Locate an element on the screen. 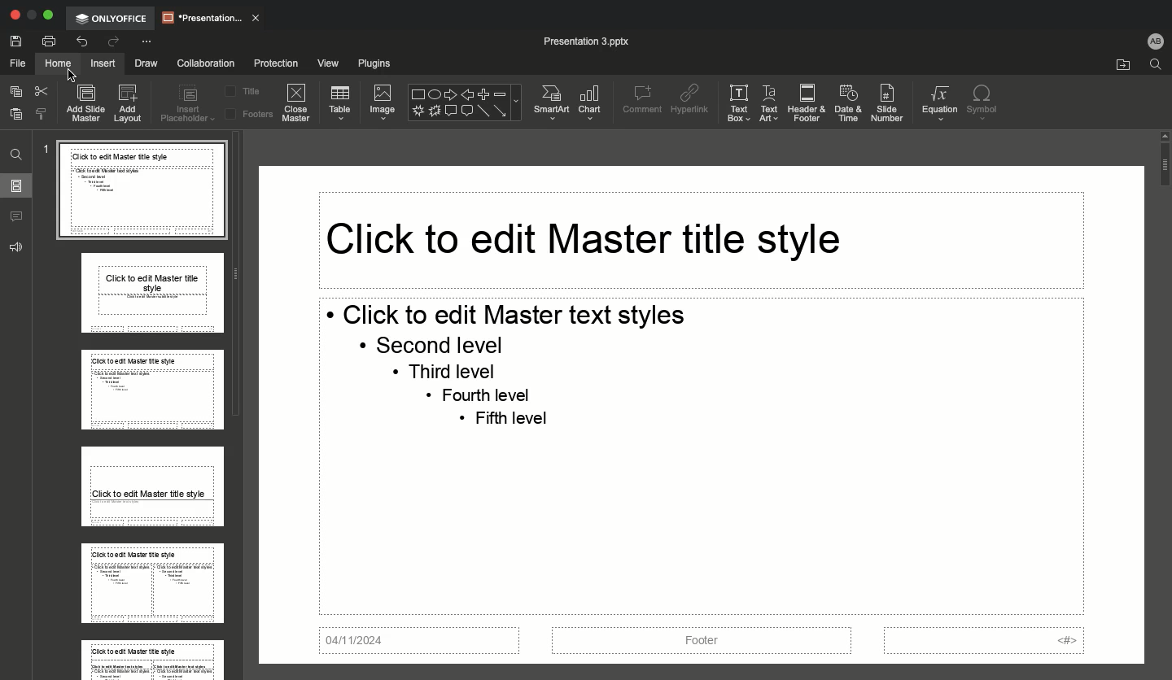  Add layout is located at coordinates (129, 104).